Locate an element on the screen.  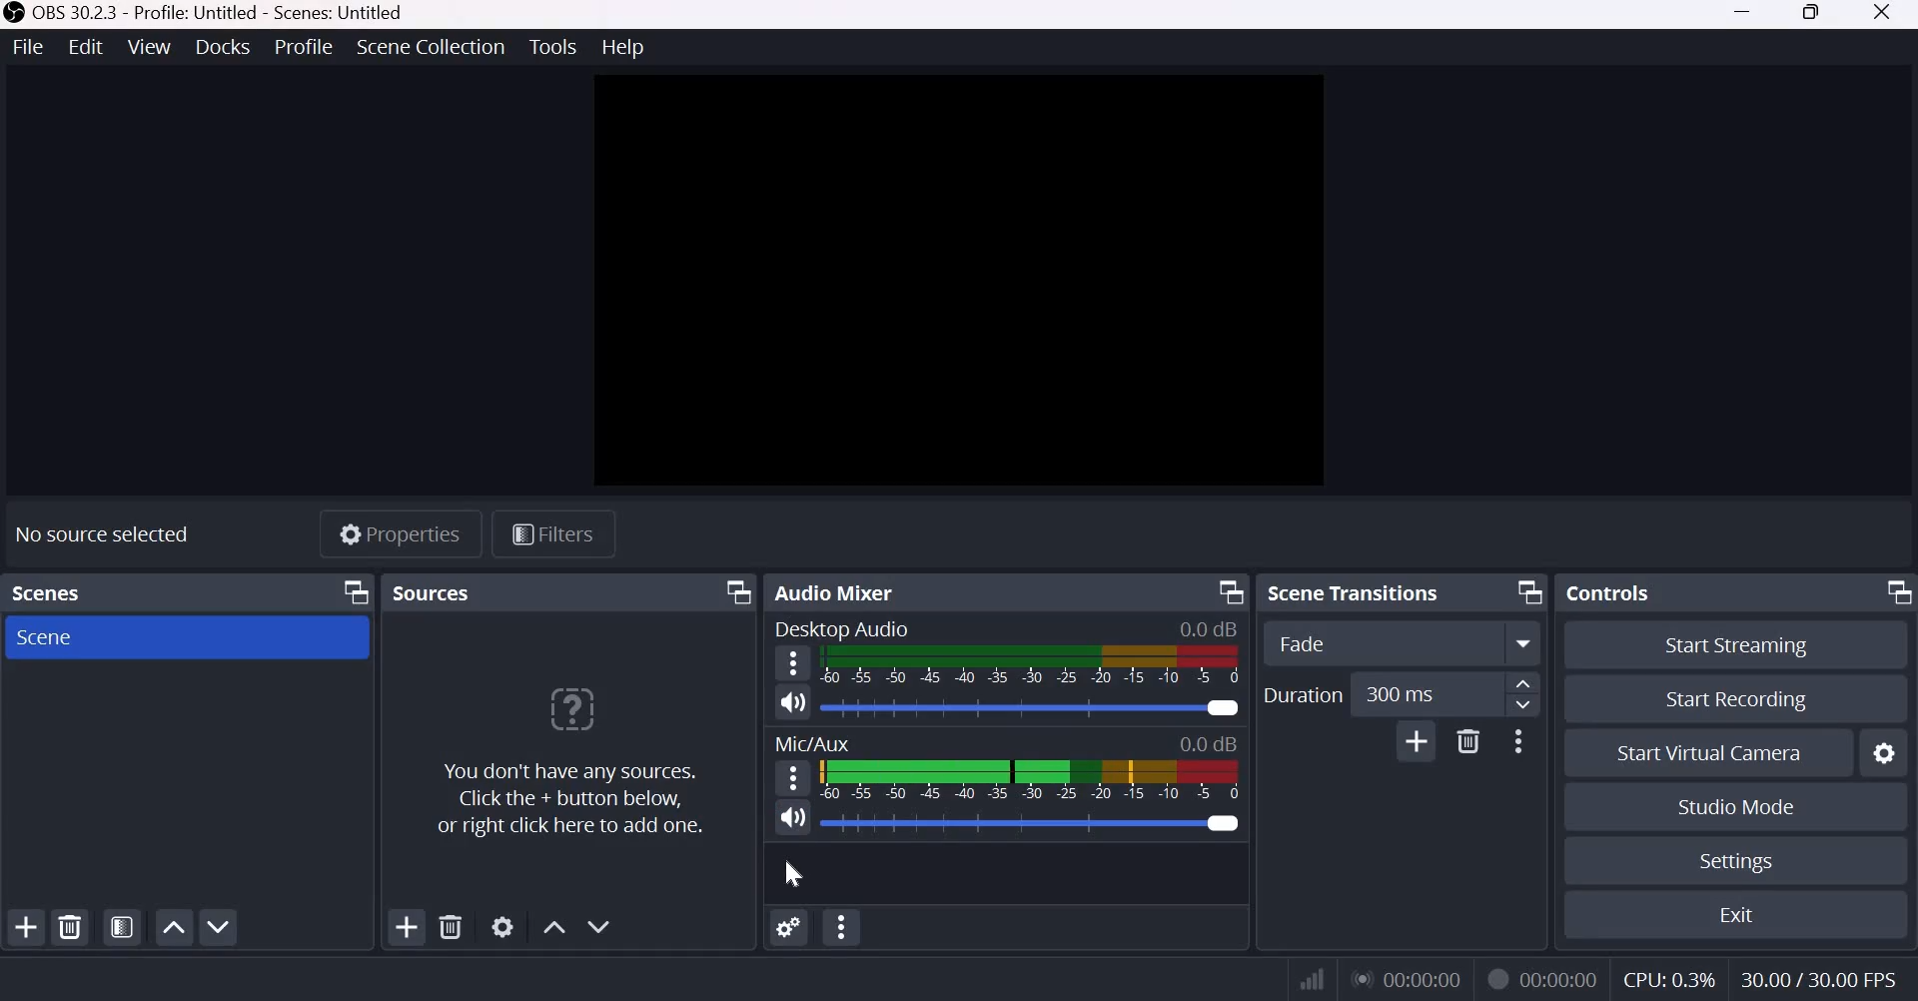
advanced audio properties is located at coordinates (843, 927).